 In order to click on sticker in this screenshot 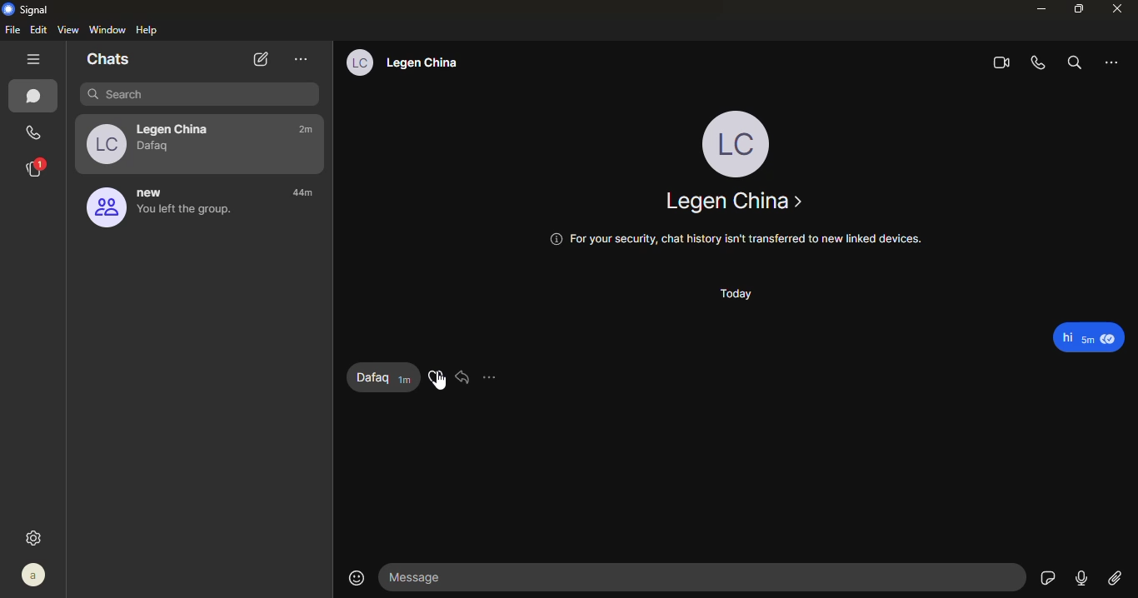, I will do `click(1047, 578)`.